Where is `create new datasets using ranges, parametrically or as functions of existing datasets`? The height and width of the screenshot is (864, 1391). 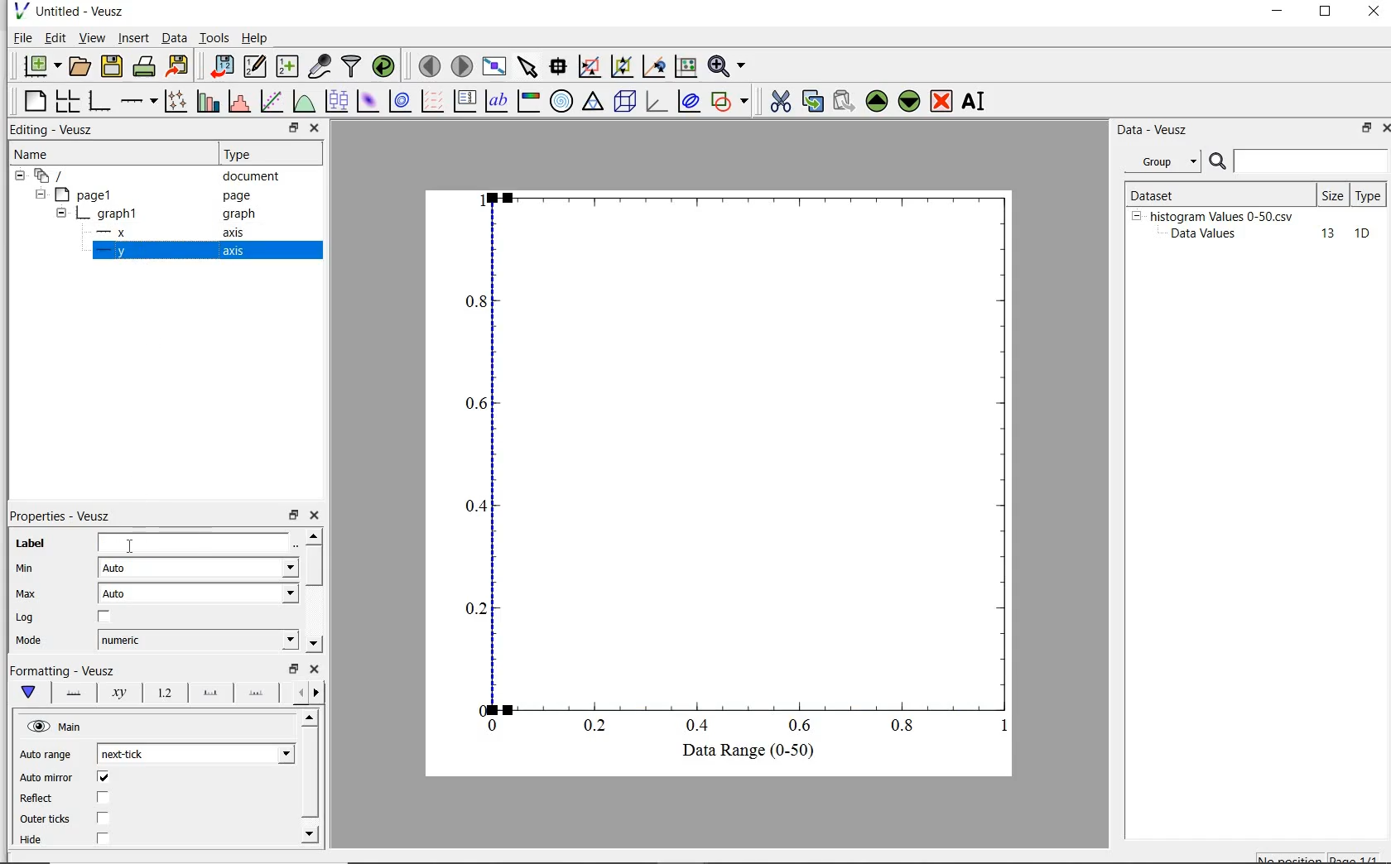 create new datasets using ranges, parametrically or as functions of existing datasets is located at coordinates (290, 65).